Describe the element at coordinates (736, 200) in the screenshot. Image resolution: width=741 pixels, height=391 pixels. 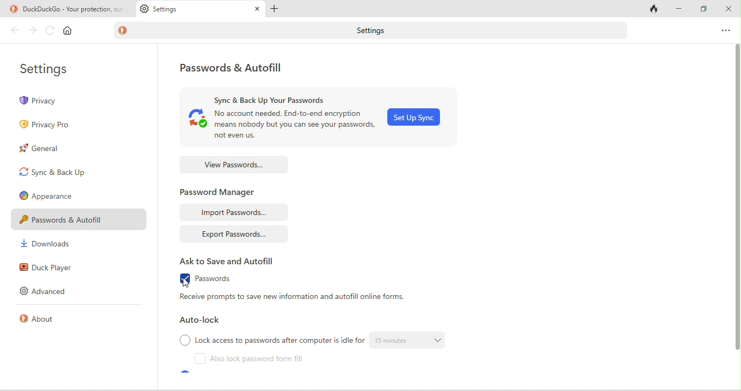
I see `vertical scroll bar` at that location.